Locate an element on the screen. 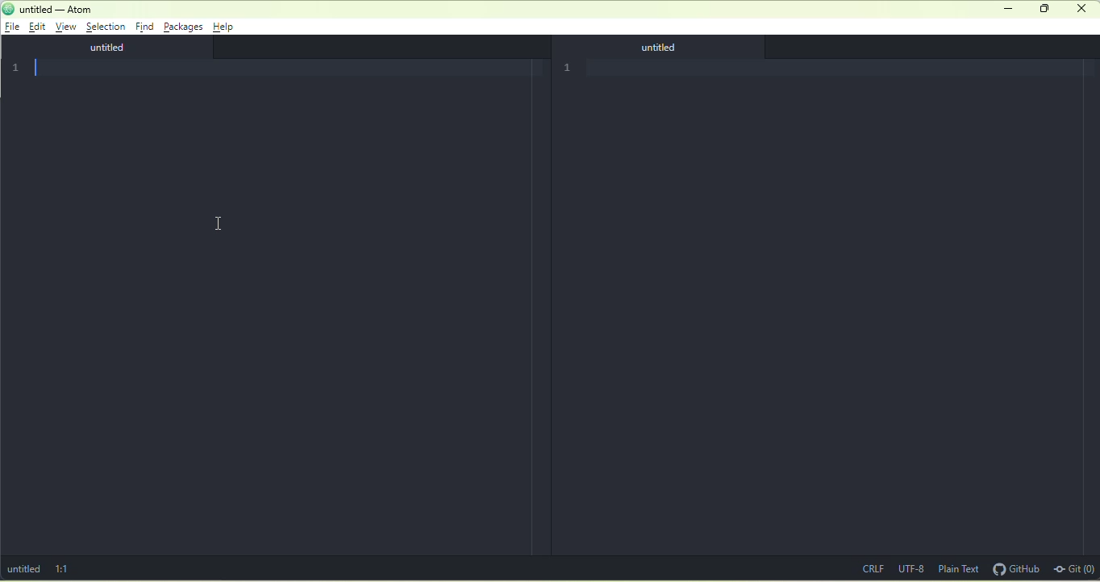 The height and width of the screenshot is (582, 1100). CRLF is located at coordinates (869, 567).